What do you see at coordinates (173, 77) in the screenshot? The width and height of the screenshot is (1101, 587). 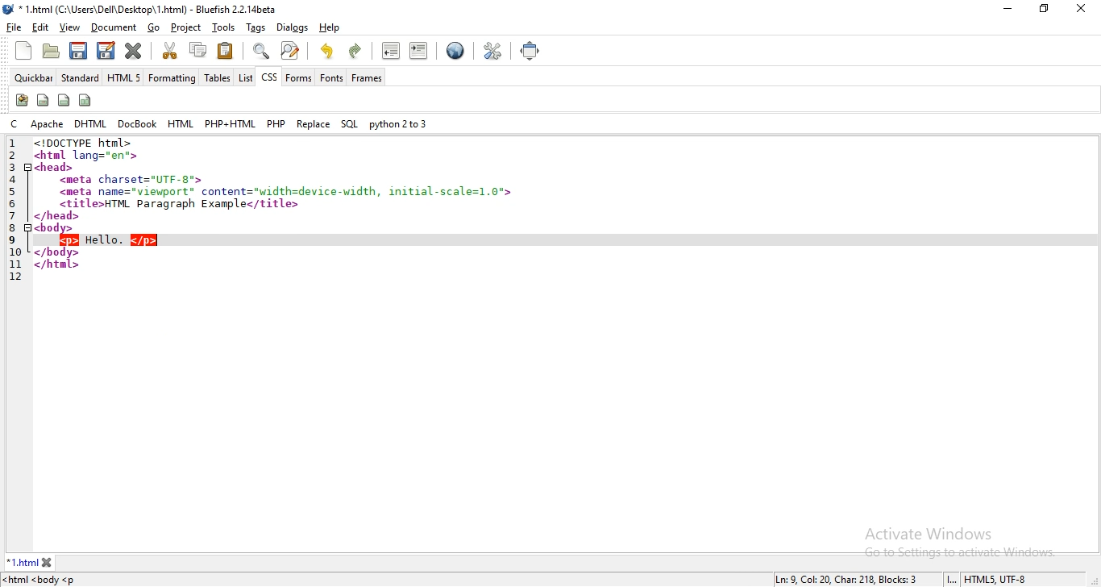 I see `formatting` at bounding box center [173, 77].